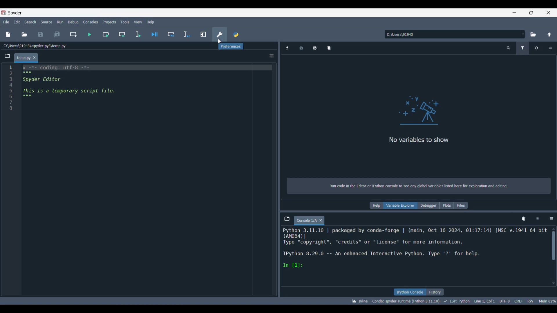 The height and width of the screenshot is (313, 557). What do you see at coordinates (509, 48) in the screenshot?
I see `Search variable names and types` at bounding box center [509, 48].